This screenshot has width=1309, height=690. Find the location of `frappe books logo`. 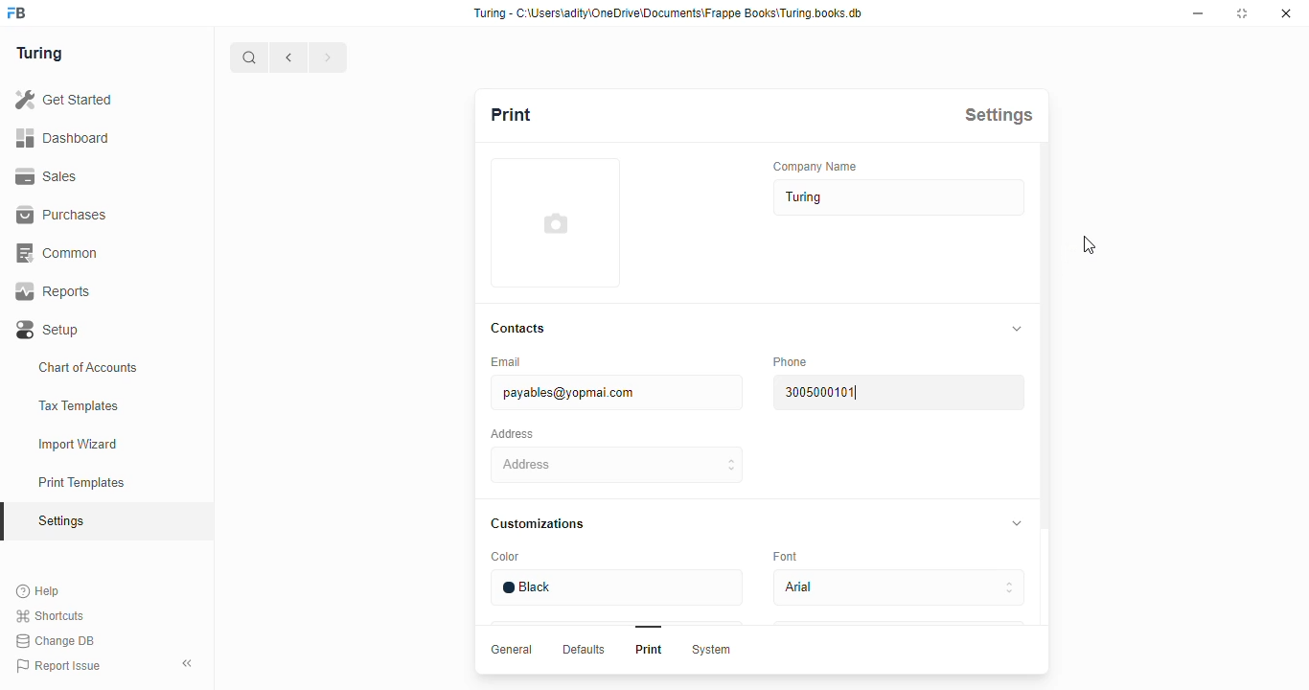

frappe books logo is located at coordinates (24, 14).